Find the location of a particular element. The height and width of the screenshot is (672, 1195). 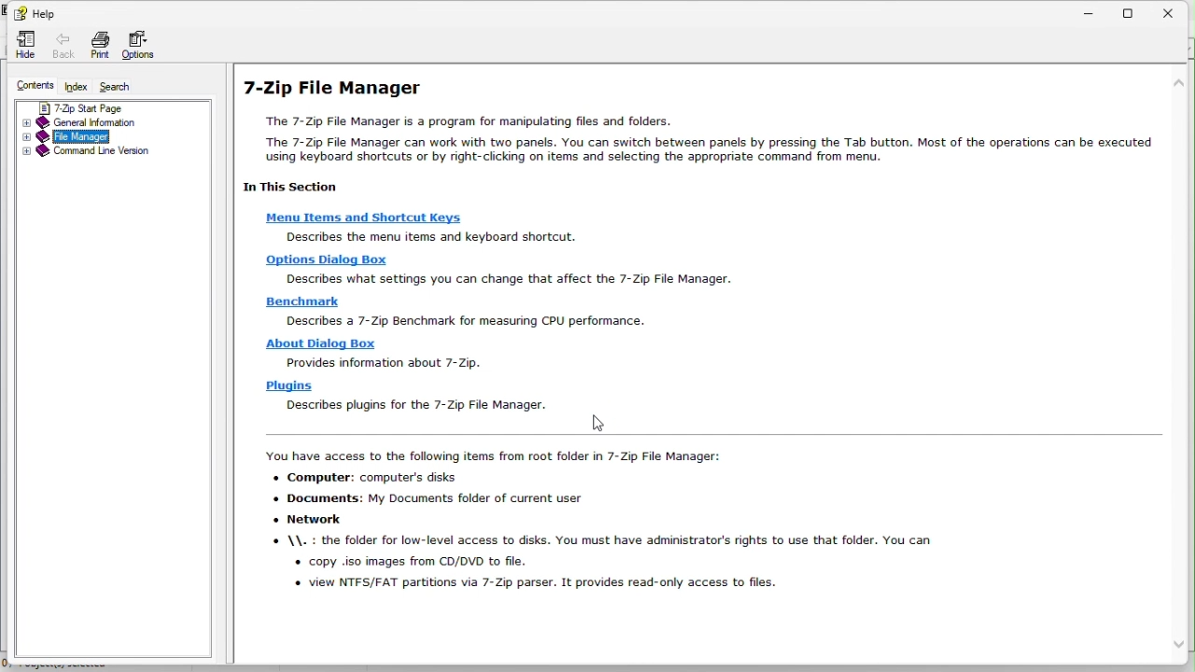

Print is located at coordinates (100, 47).